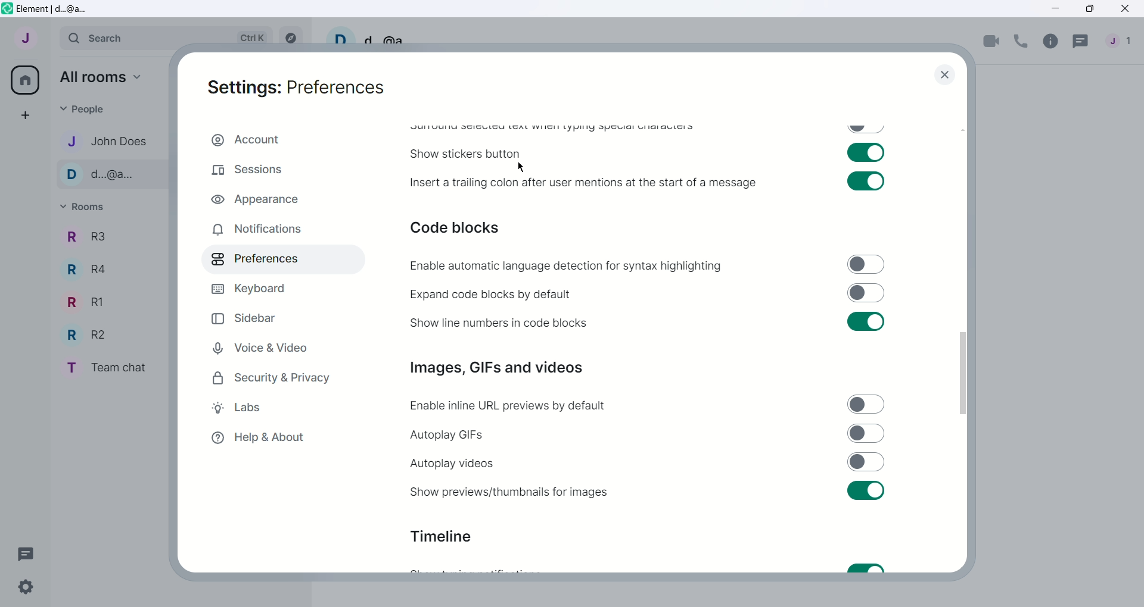 The height and width of the screenshot is (607, 1144). Describe the element at coordinates (1081, 43) in the screenshot. I see `Threads` at that location.